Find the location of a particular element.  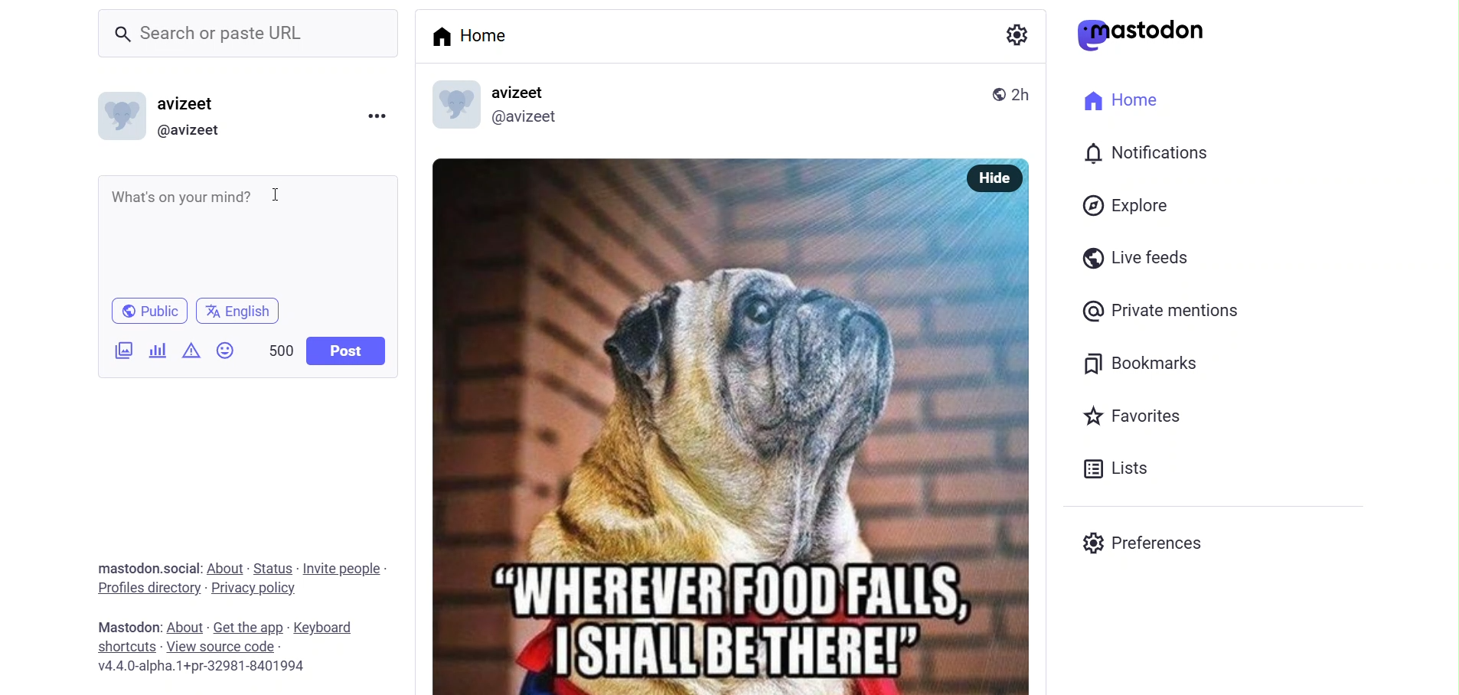

word limit is located at coordinates (278, 352).